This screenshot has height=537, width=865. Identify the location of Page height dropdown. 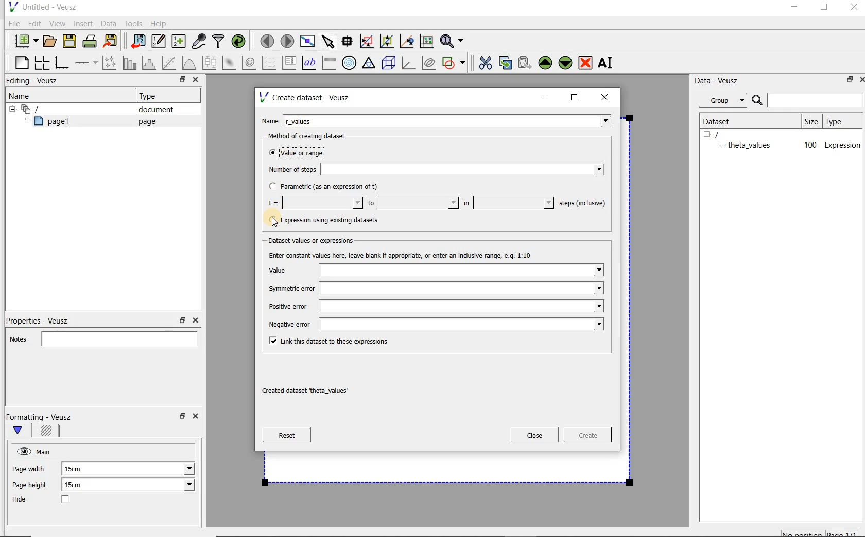
(182, 486).